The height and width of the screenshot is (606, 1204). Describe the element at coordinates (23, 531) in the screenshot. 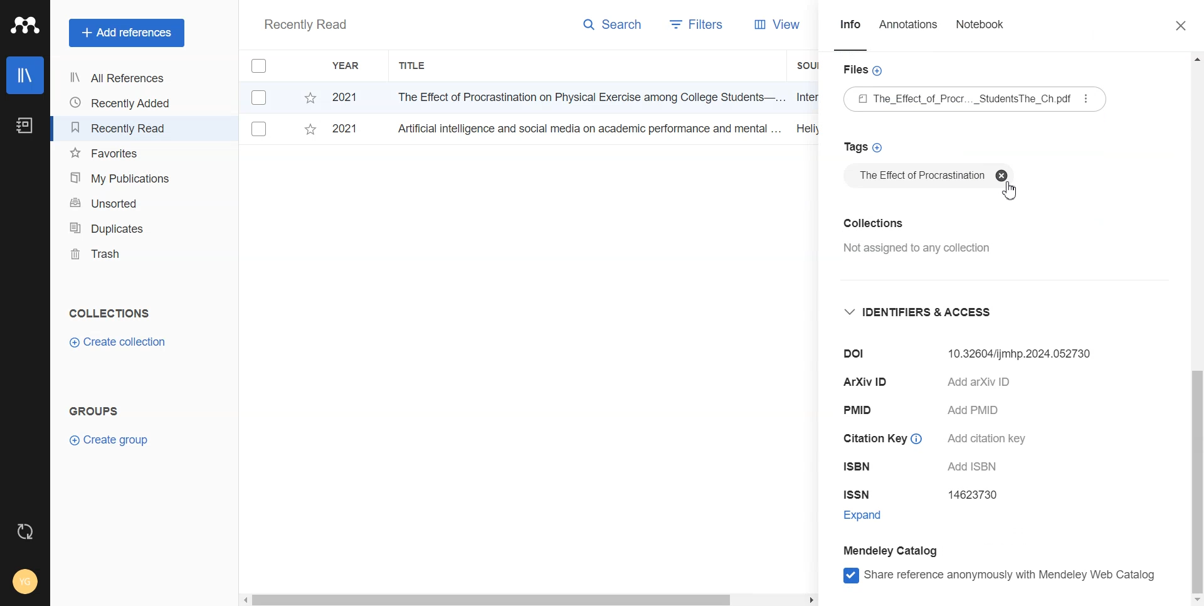

I see `Auto sync` at that location.